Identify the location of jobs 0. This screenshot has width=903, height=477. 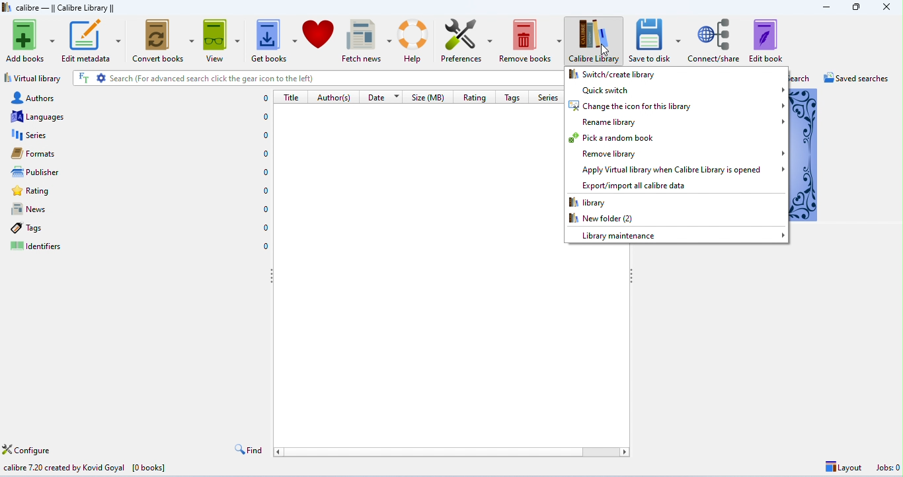
(886, 468).